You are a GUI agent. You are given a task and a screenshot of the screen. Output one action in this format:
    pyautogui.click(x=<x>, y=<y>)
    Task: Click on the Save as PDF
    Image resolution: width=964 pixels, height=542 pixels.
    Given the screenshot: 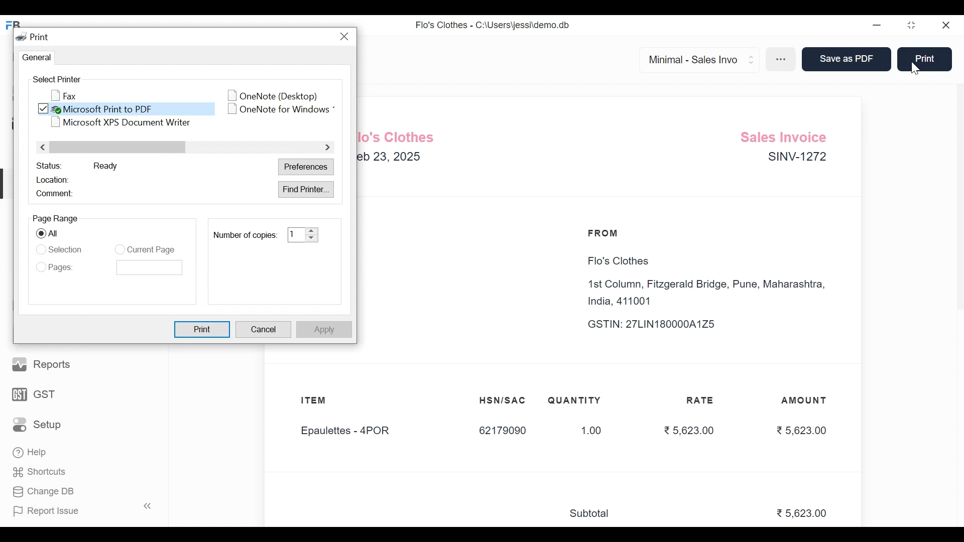 What is the action you would take?
    pyautogui.click(x=845, y=60)
    